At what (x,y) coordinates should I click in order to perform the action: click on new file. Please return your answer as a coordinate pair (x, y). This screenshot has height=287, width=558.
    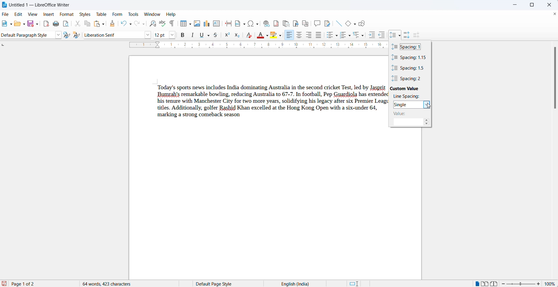
    Looking at the image, I should click on (5, 25).